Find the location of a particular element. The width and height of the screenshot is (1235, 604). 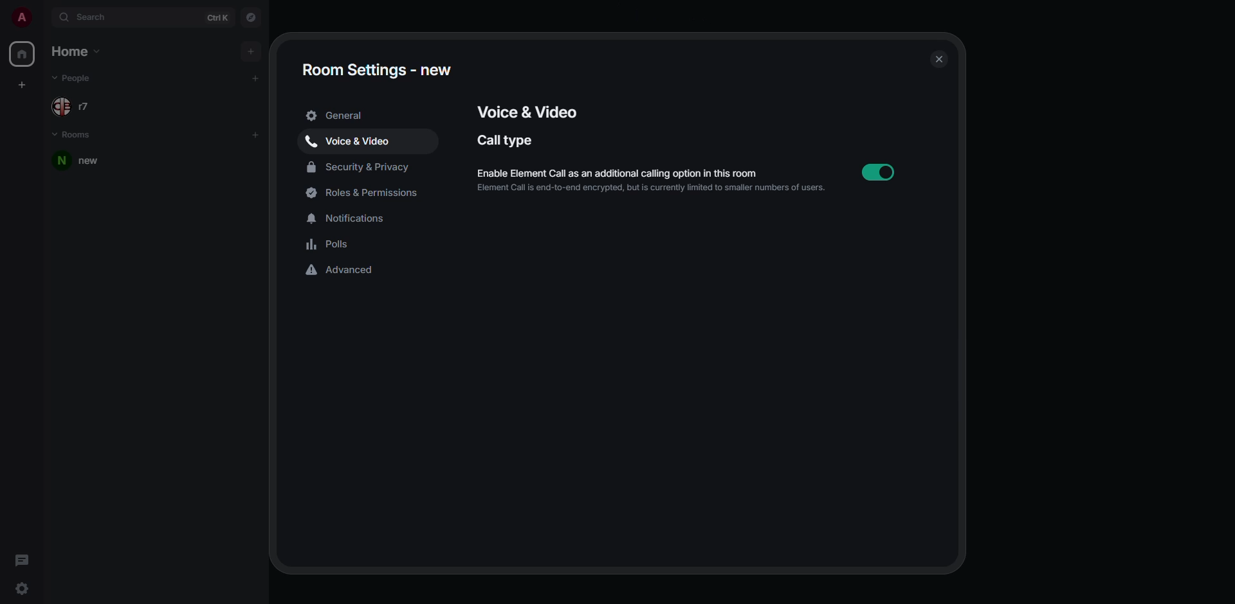

roles & permissions is located at coordinates (372, 195).